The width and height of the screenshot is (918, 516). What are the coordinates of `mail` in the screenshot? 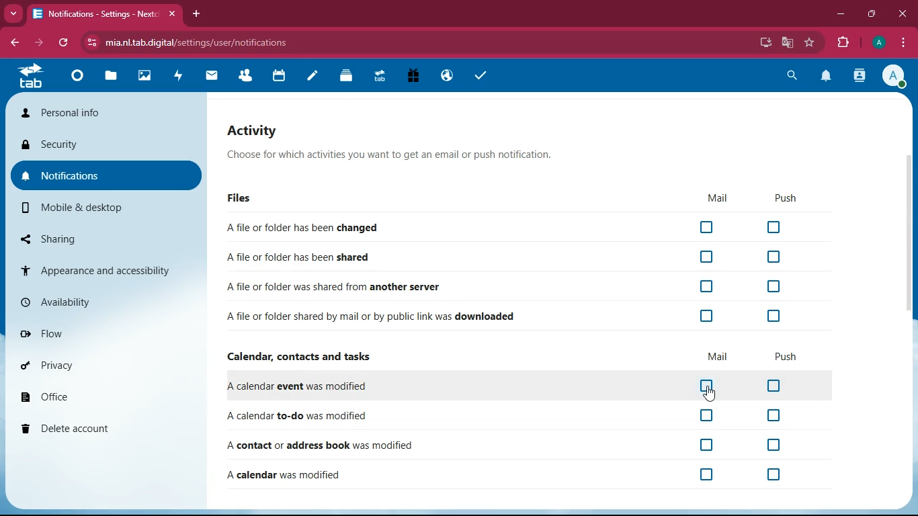 It's located at (718, 199).